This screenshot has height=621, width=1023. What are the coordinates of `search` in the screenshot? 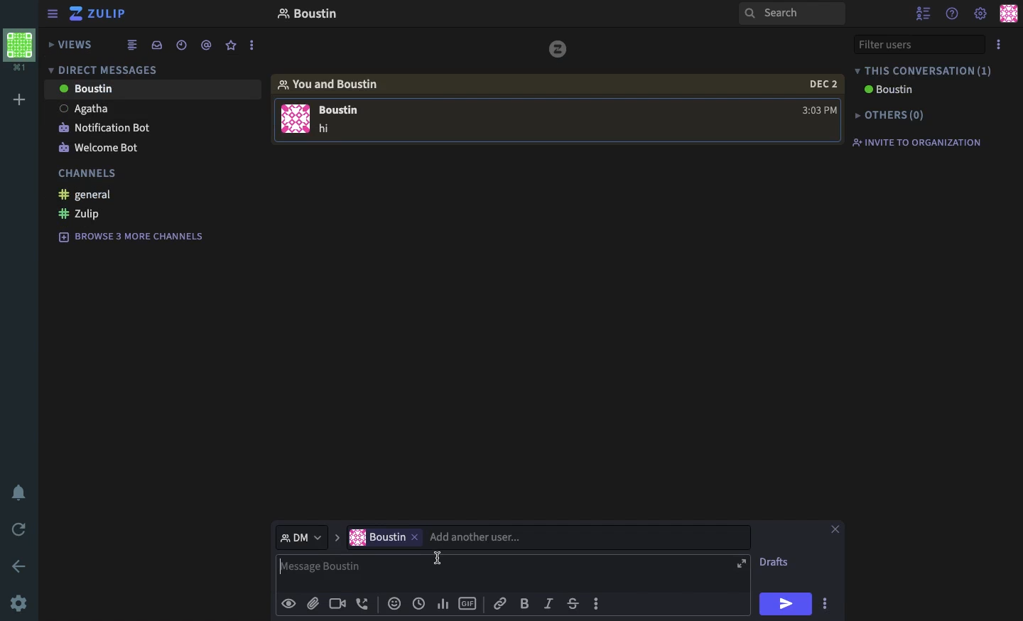 It's located at (789, 14).